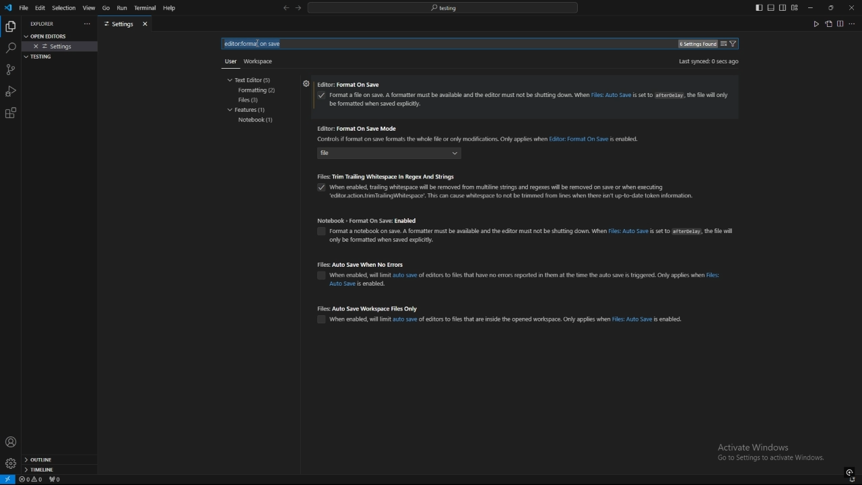 This screenshot has width=862, height=485. What do you see at coordinates (89, 8) in the screenshot?
I see `view` at bounding box center [89, 8].